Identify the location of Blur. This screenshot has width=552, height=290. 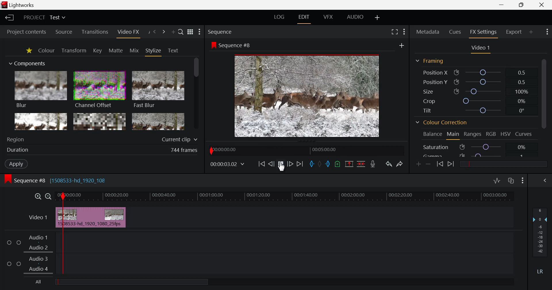
(41, 90).